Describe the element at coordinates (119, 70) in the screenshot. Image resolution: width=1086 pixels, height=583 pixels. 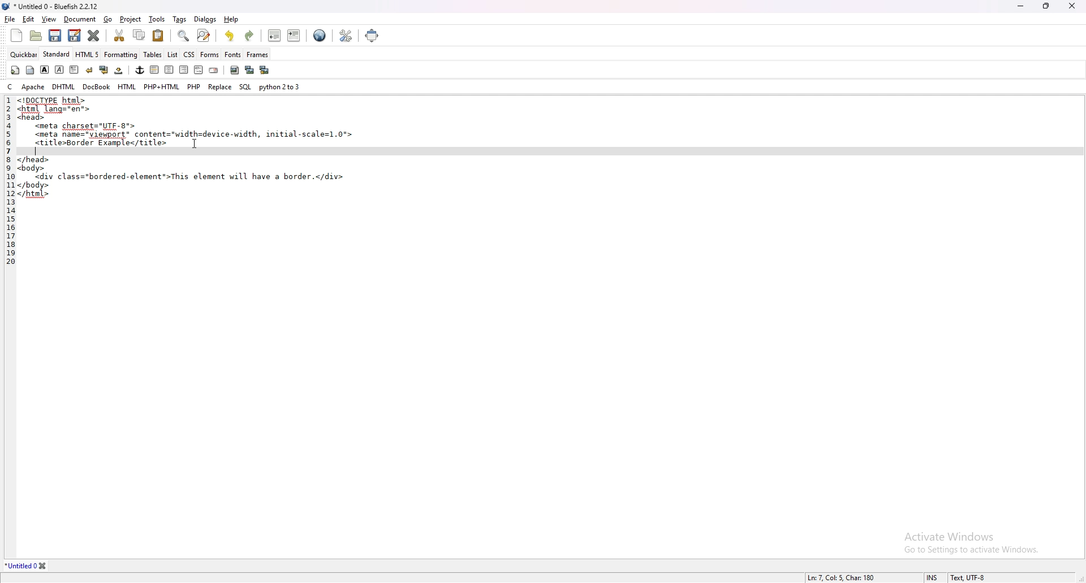
I see `non breaking space` at that location.